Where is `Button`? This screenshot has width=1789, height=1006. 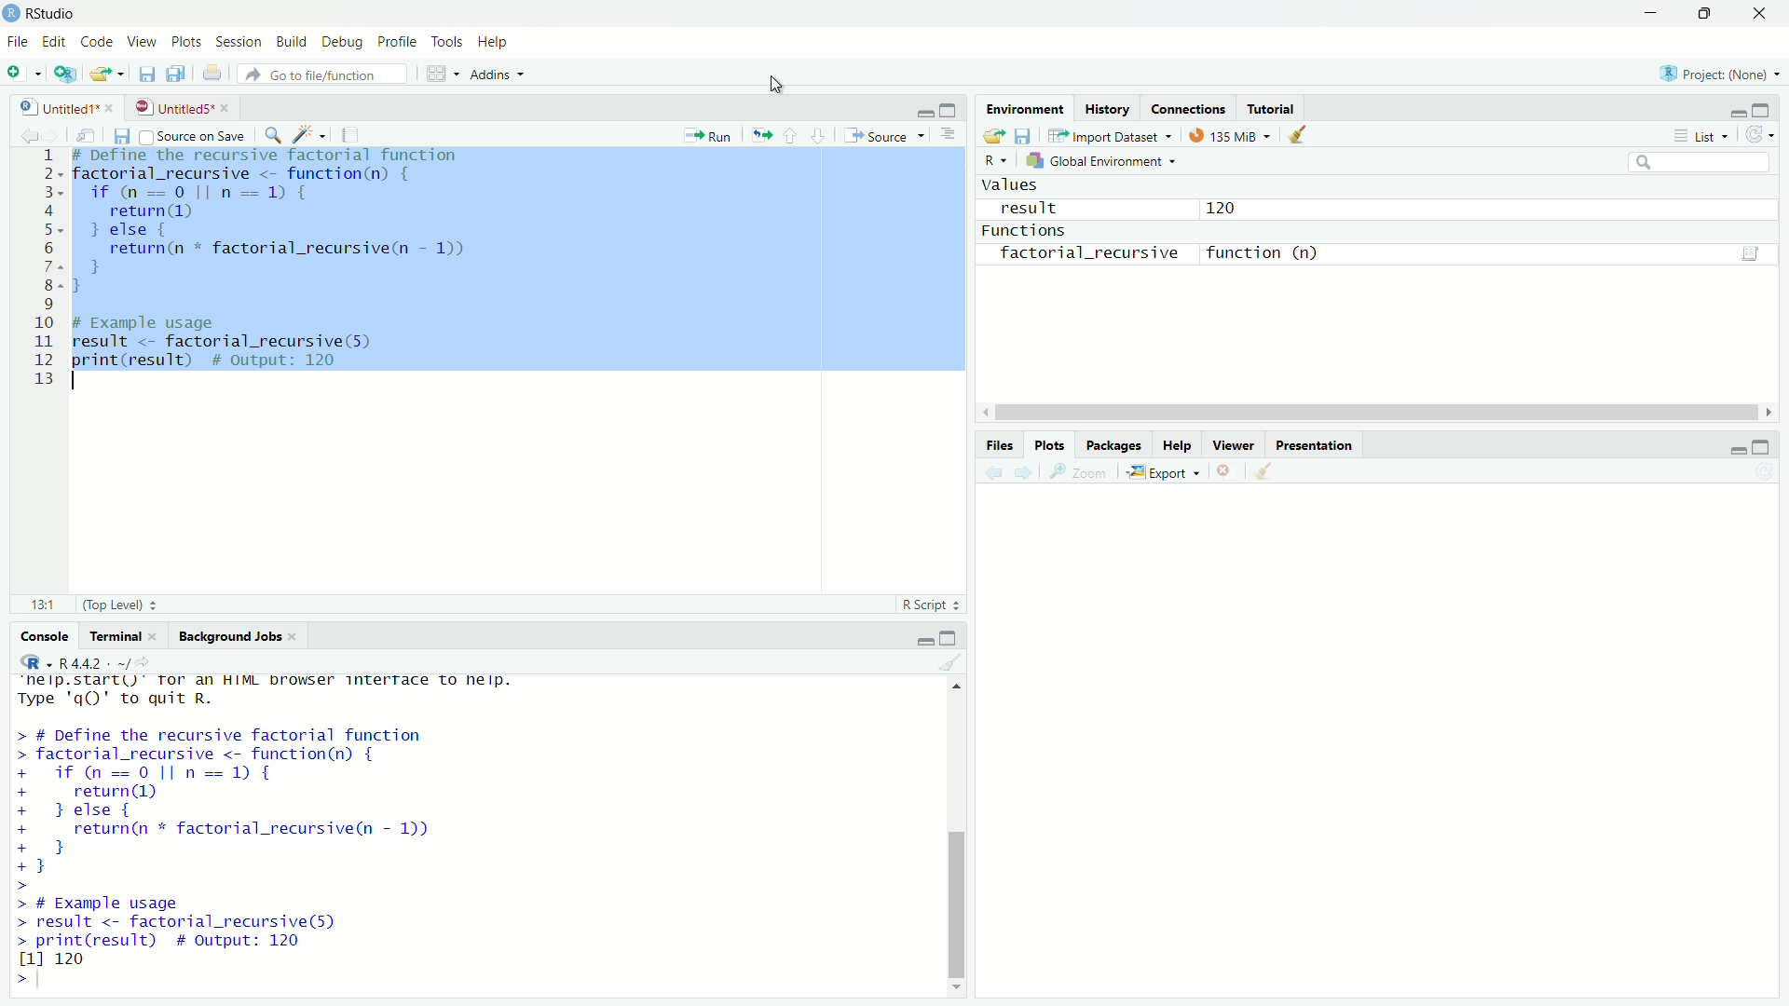
Button is located at coordinates (1227, 469).